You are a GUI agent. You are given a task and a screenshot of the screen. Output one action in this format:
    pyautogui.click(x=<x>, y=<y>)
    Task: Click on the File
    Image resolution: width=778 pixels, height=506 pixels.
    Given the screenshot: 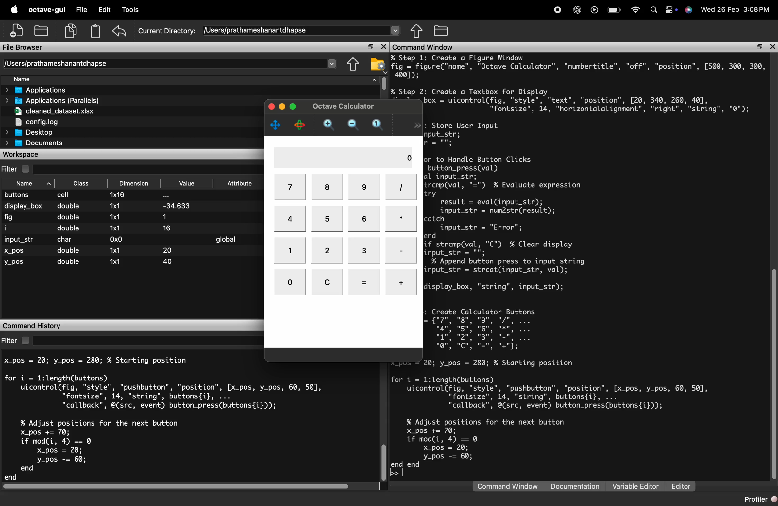 What is the action you would take?
    pyautogui.click(x=81, y=10)
    